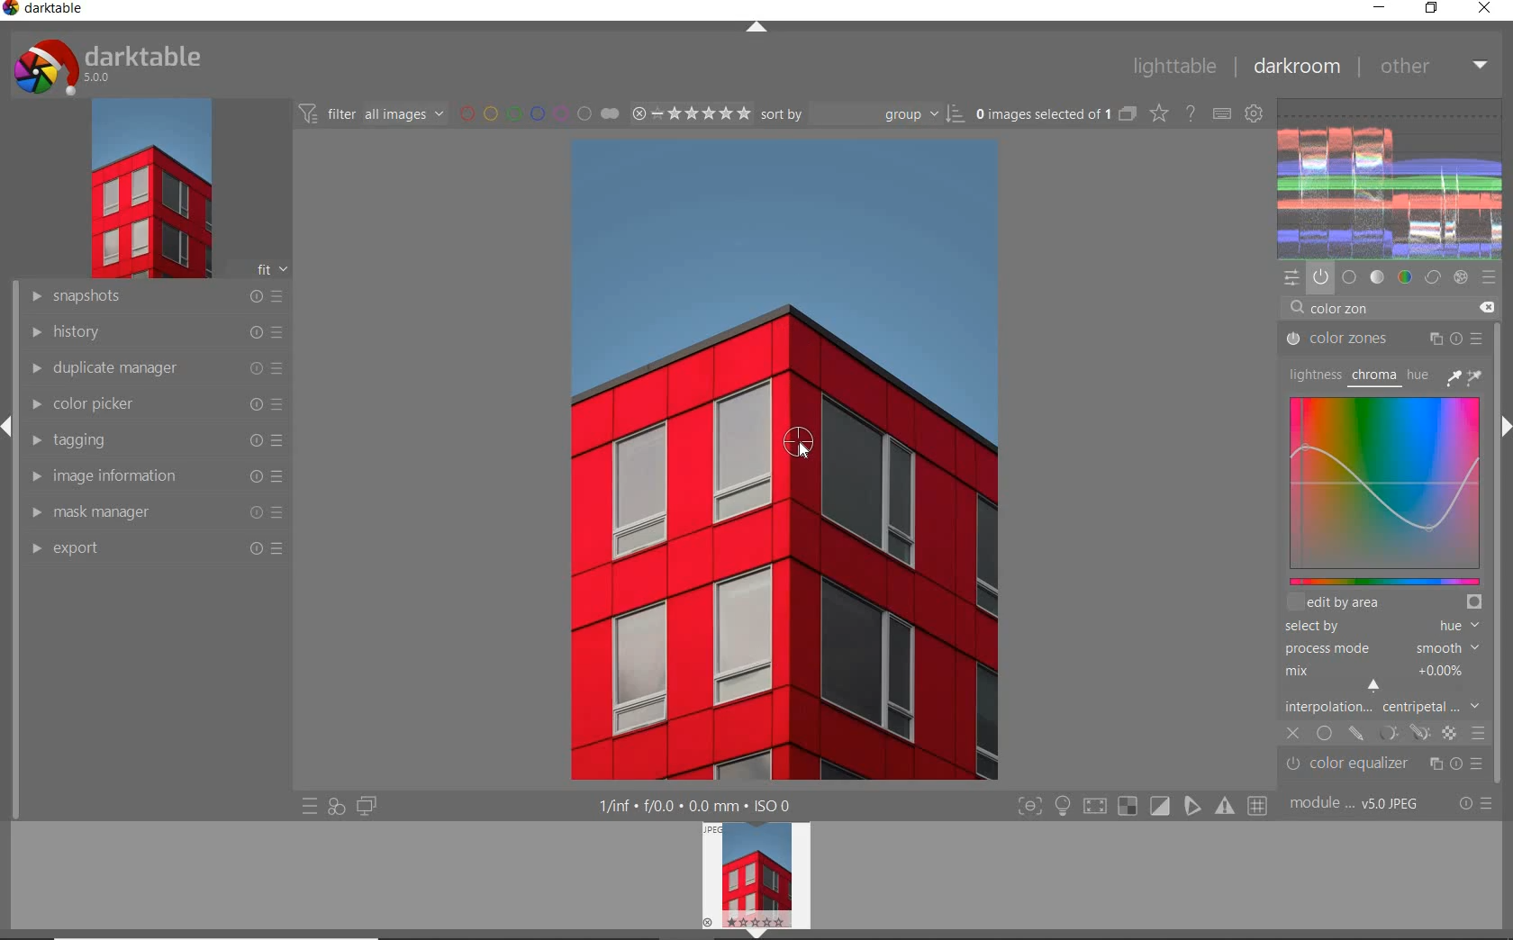  What do you see at coordinates (149, 191) in the screenshot?
I see `image` at bounding box center [149, 191].